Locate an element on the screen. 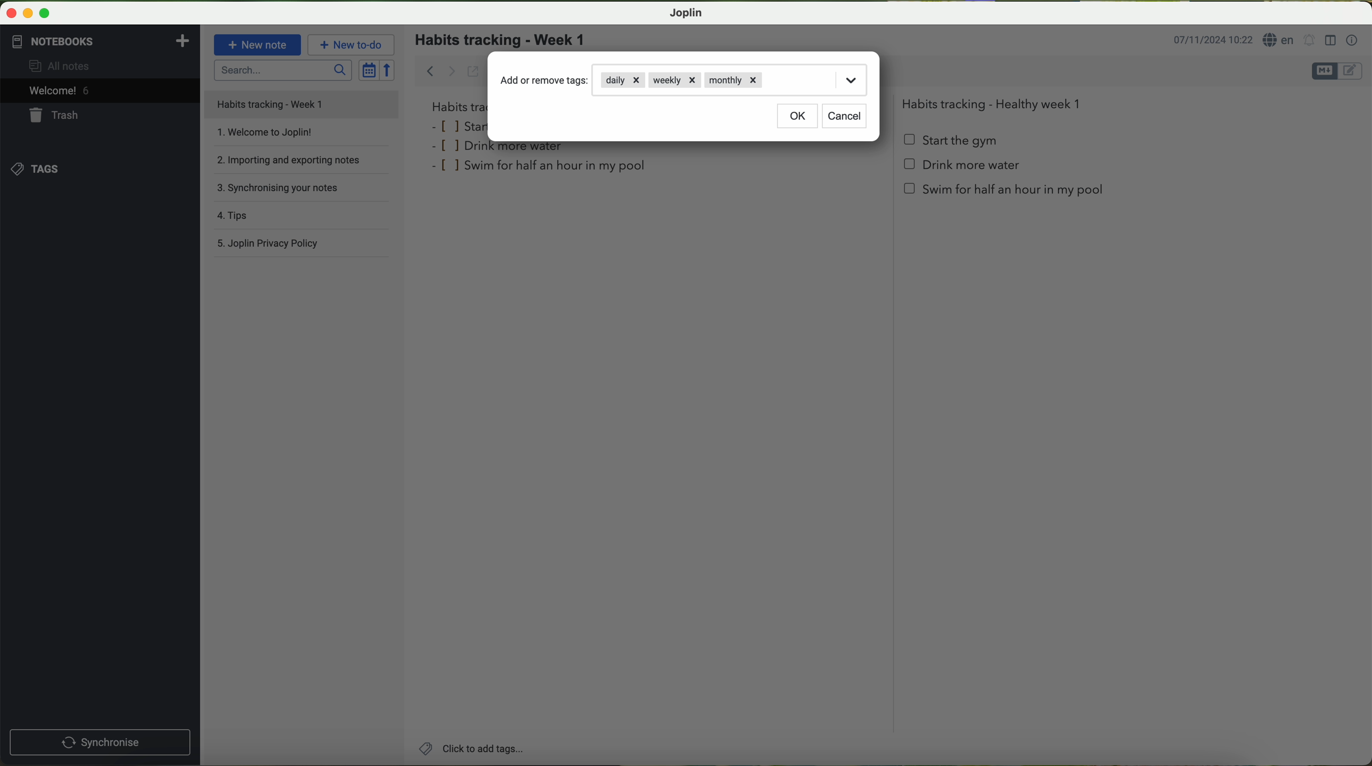 The image size is (1372, 766). welcome to Joplin is located at coordinates (300, 137).